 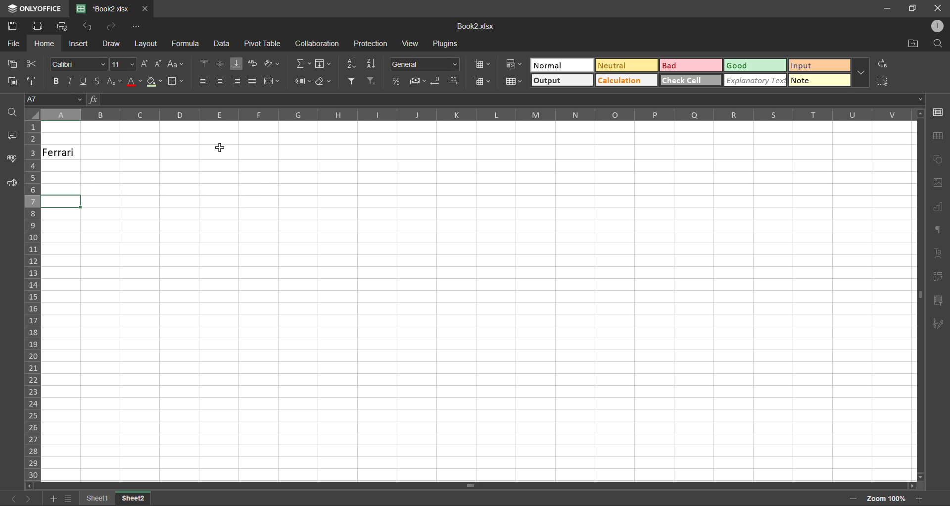 I want to click on paste, so click(x=12, y=82).